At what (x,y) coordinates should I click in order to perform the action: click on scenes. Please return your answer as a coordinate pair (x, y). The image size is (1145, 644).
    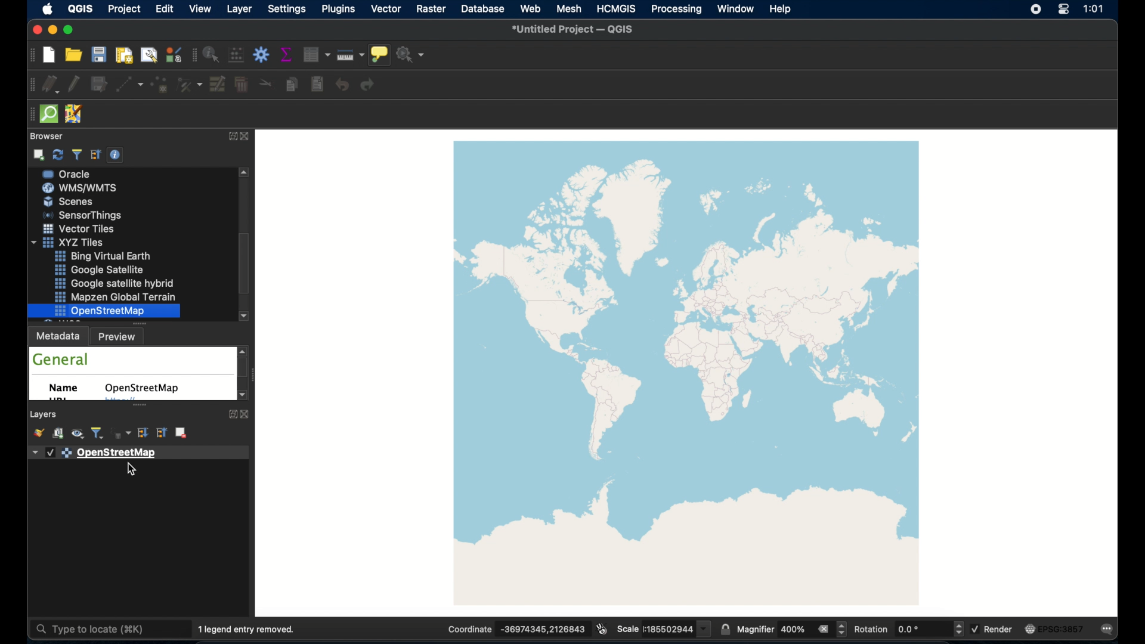
    Looking at the image, I should click on (82, 242).